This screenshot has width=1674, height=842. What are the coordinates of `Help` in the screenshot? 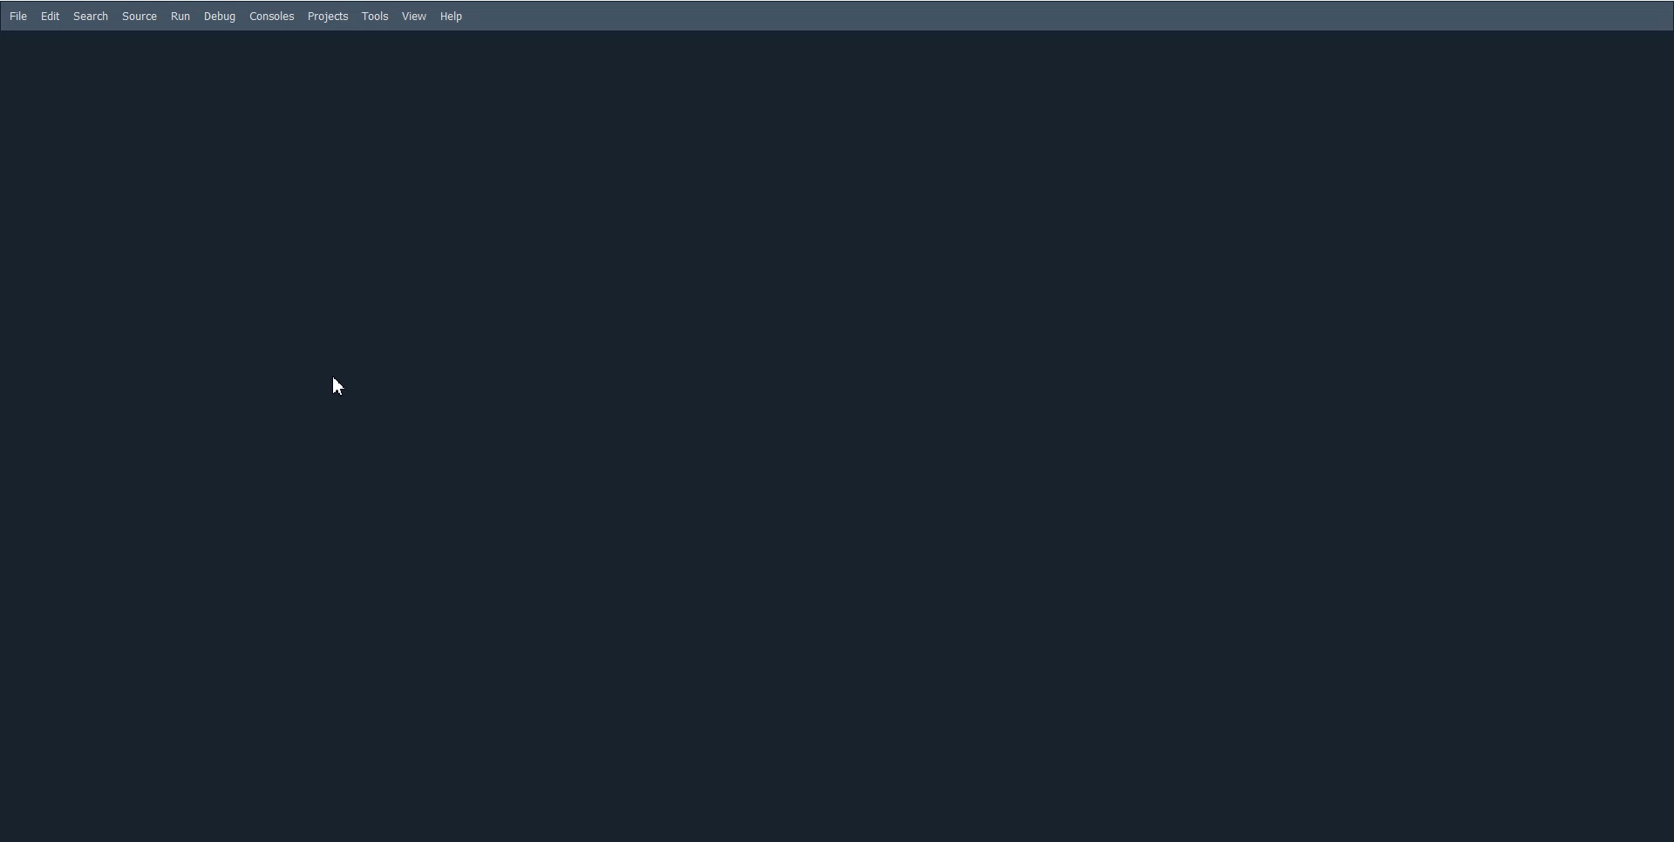 It's located at (453, 17).